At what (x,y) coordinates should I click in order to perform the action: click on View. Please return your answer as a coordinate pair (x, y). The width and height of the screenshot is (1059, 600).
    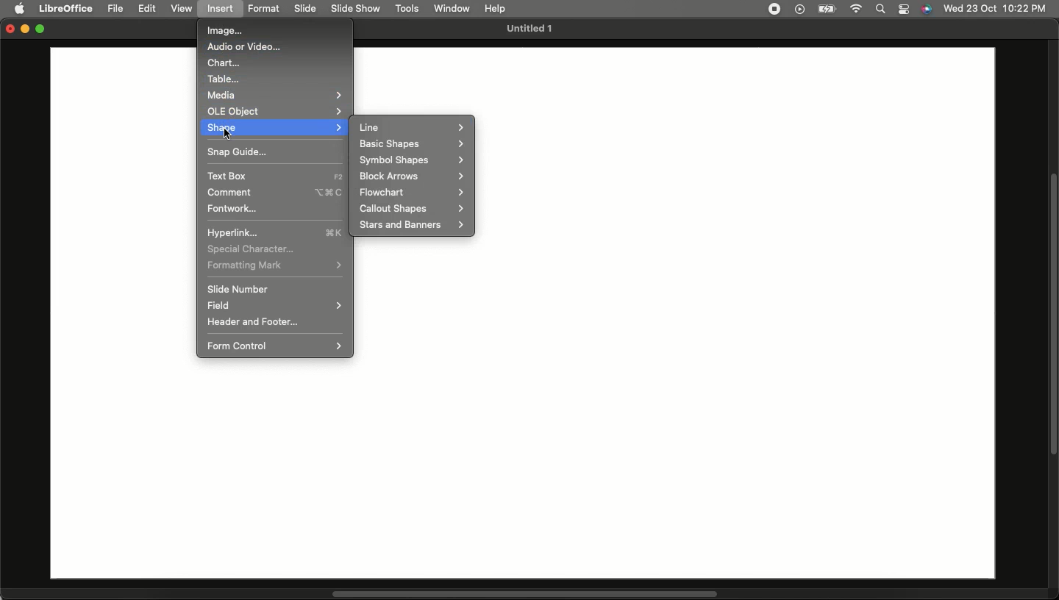
    Looking at the image, I should click on (182, 9).